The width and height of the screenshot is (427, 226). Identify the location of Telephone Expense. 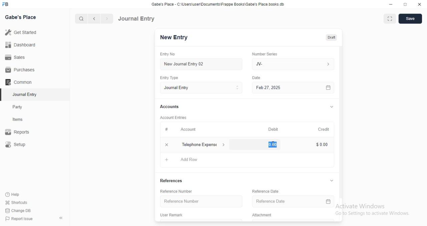
(204, 144).